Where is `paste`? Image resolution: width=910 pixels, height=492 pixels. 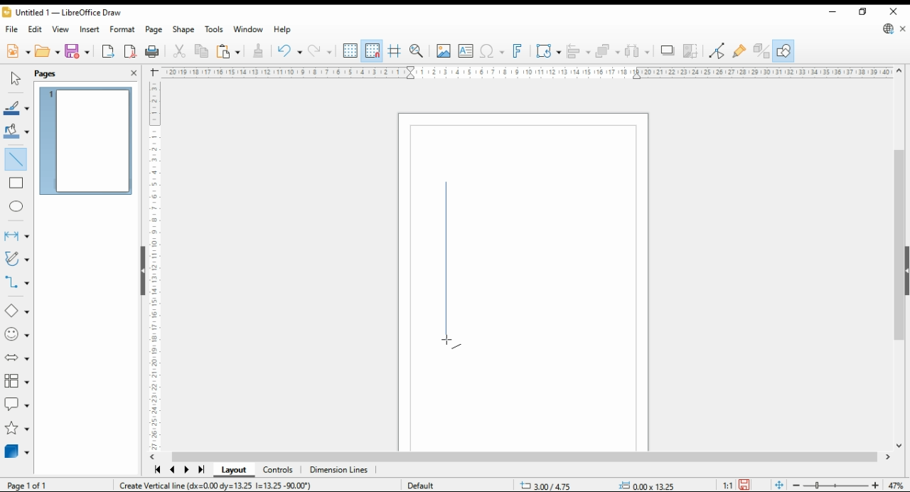
paste is located at coordinates (227, 51).